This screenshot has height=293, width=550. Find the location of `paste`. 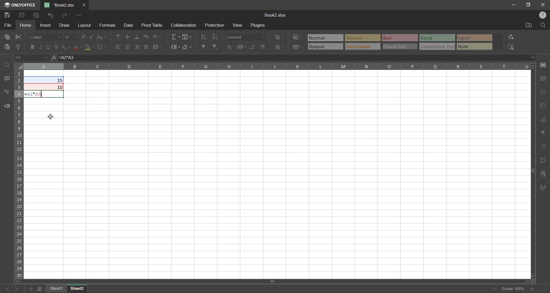

paste is located at coordinates (6, 46).